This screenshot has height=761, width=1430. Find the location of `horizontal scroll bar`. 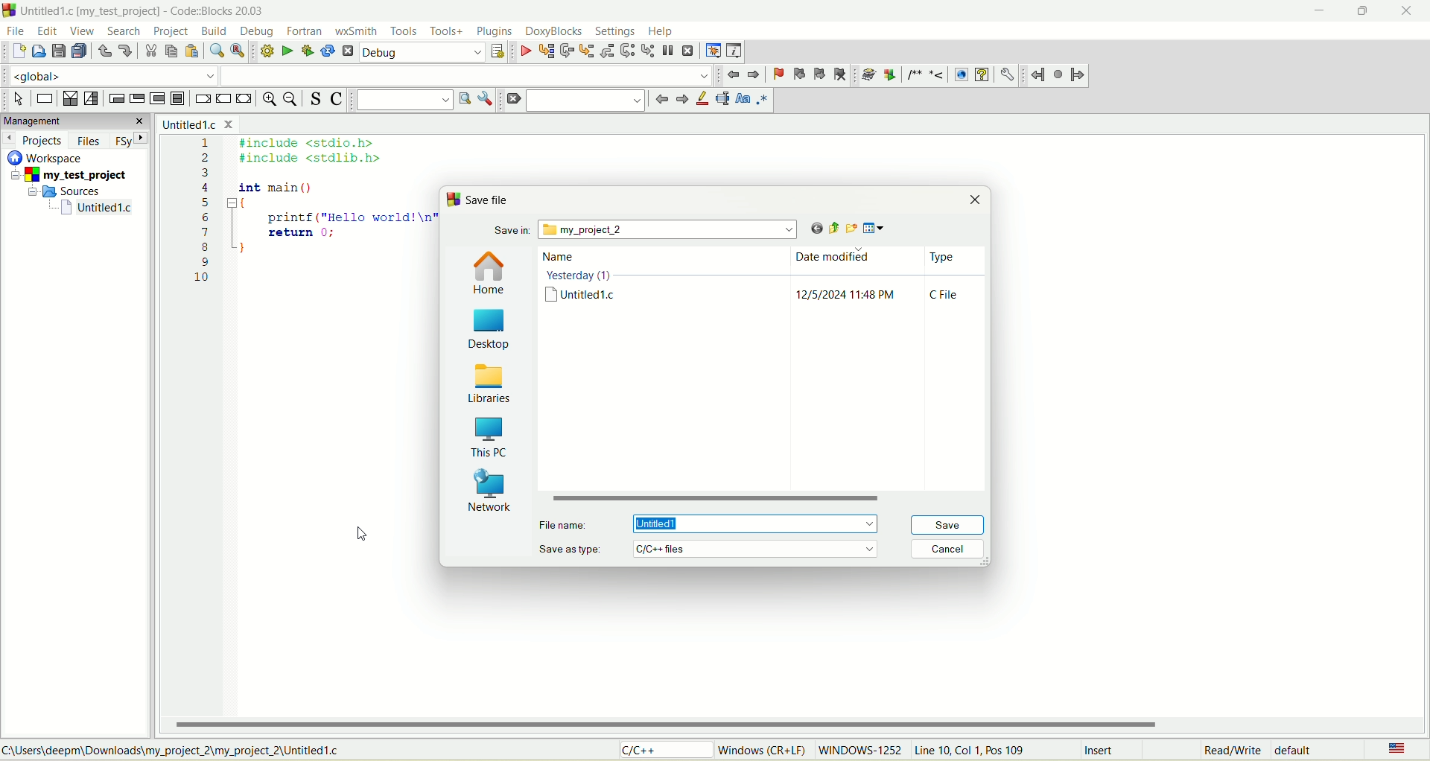

horizontal scroll bar is located at coordinates (796, 725).